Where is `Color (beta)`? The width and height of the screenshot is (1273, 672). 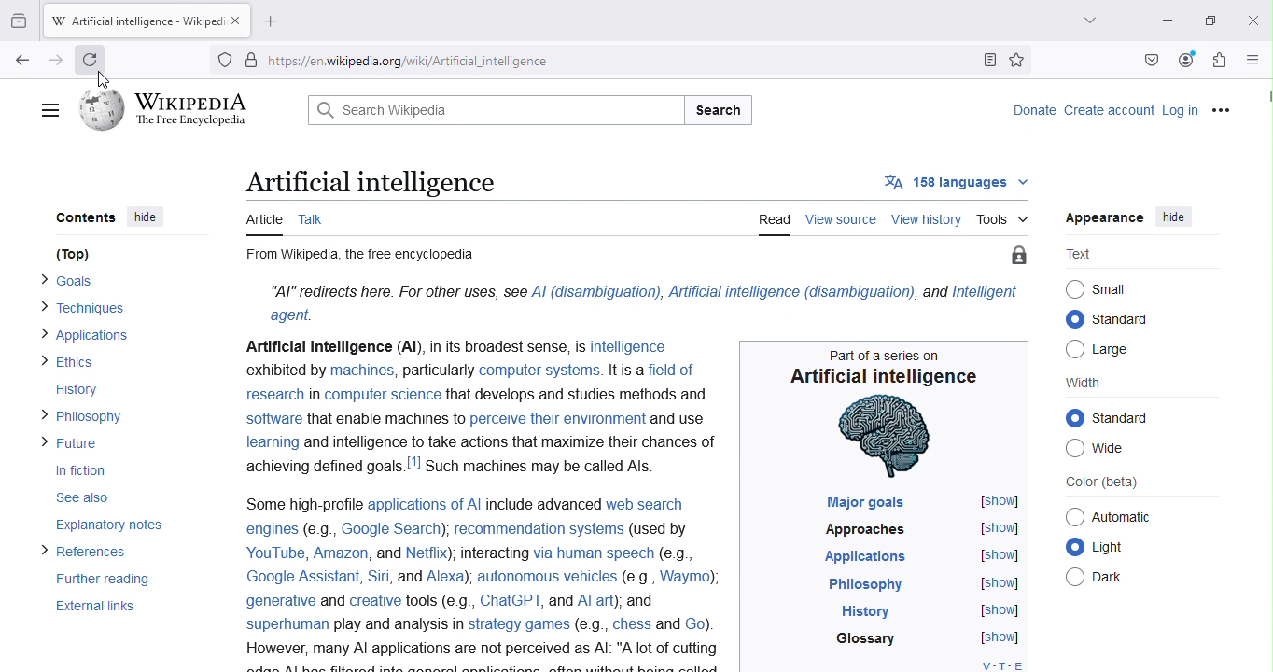 Color (beta) is located at coordinates (1104, 484).